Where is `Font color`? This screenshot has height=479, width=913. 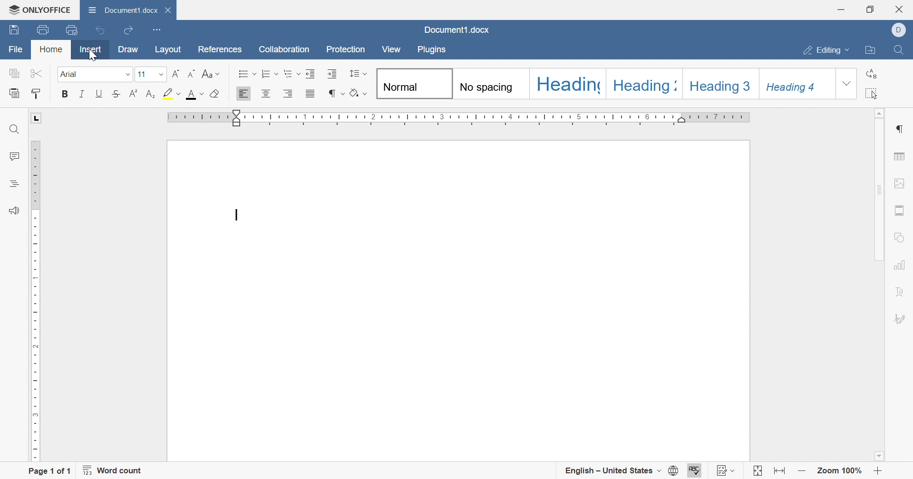
Font color is located at coordinates (195, 95).